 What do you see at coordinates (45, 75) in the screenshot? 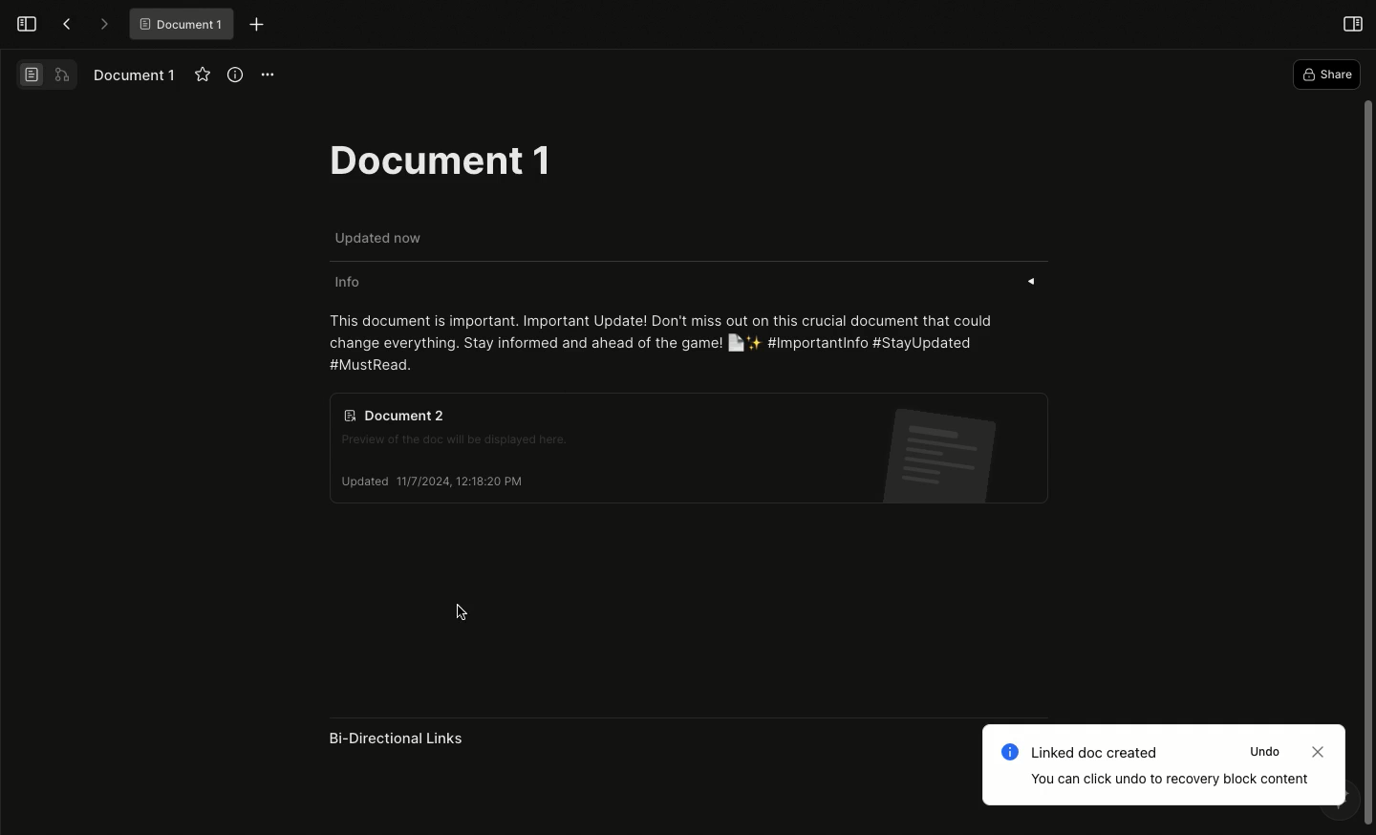
I see `Switch view` at bounding box center [45, 75].